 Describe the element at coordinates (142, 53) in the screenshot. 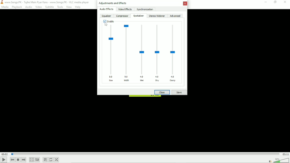

I see `Wet` at that location.